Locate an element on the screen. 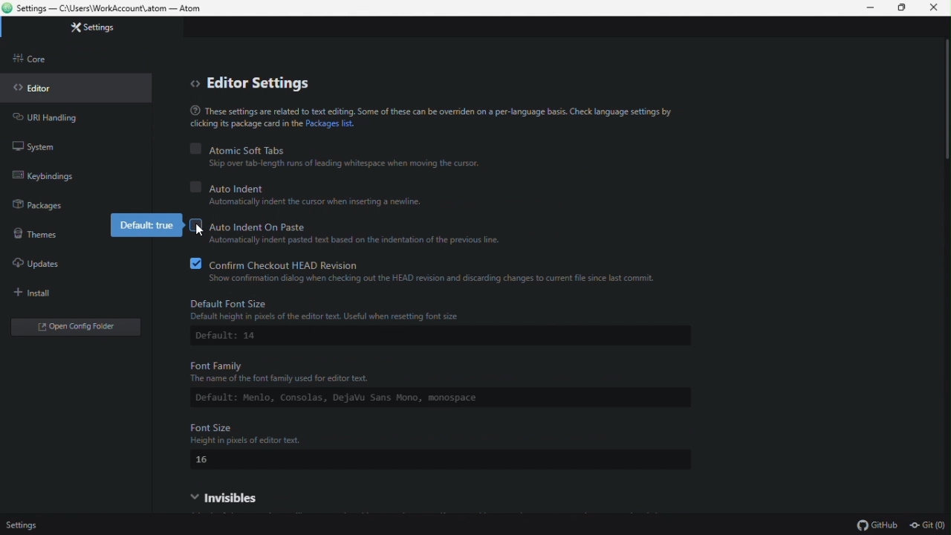  Atomic soft tabs is located at coordinates (337, 149).